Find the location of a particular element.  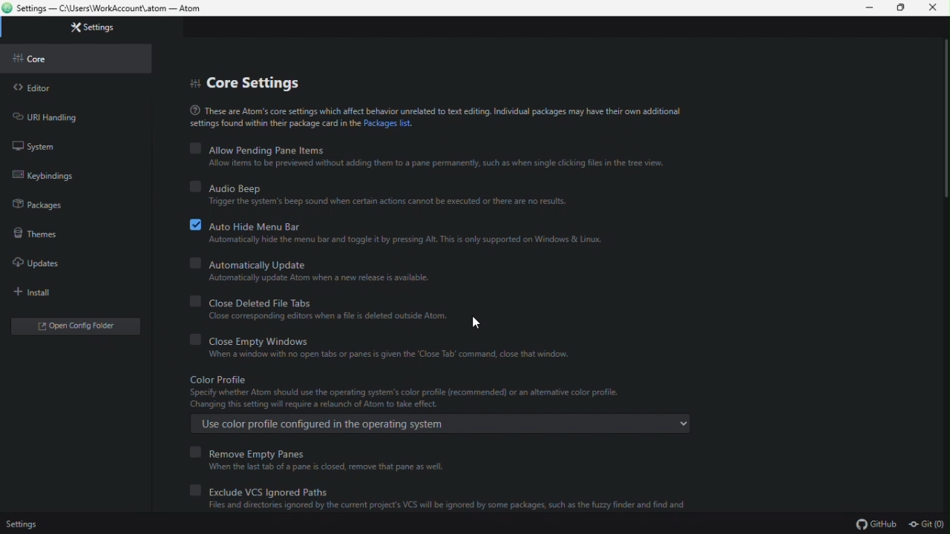

line explaining about atom's core settings is located at coordinates (442, 113).